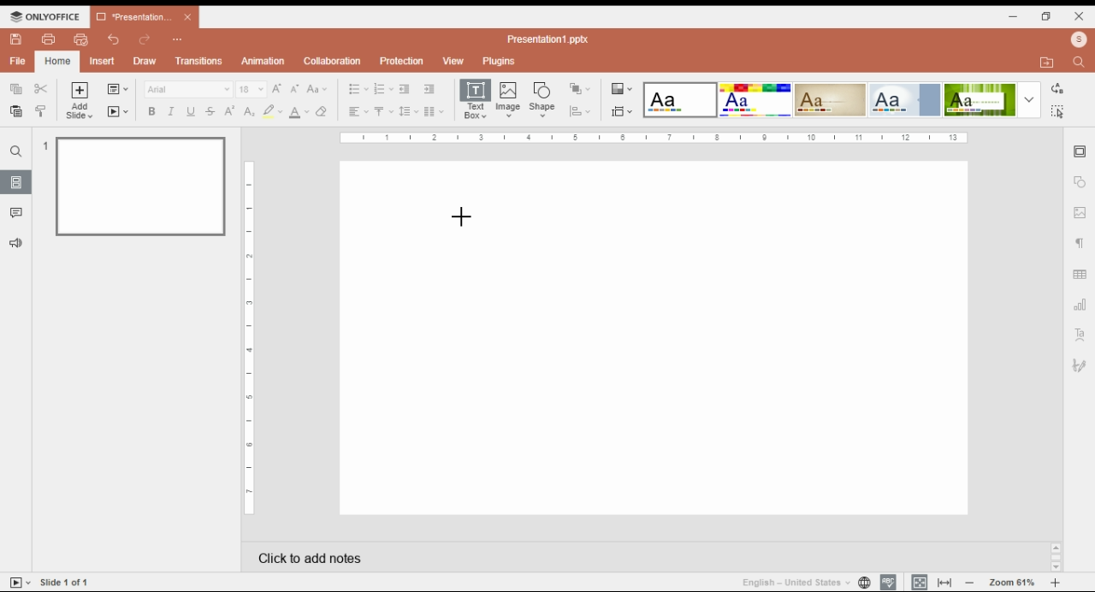 The image size is (1095, 592). Describe the element at coordinates (199, 62) in the screenshot. I see `transitions` at that location.